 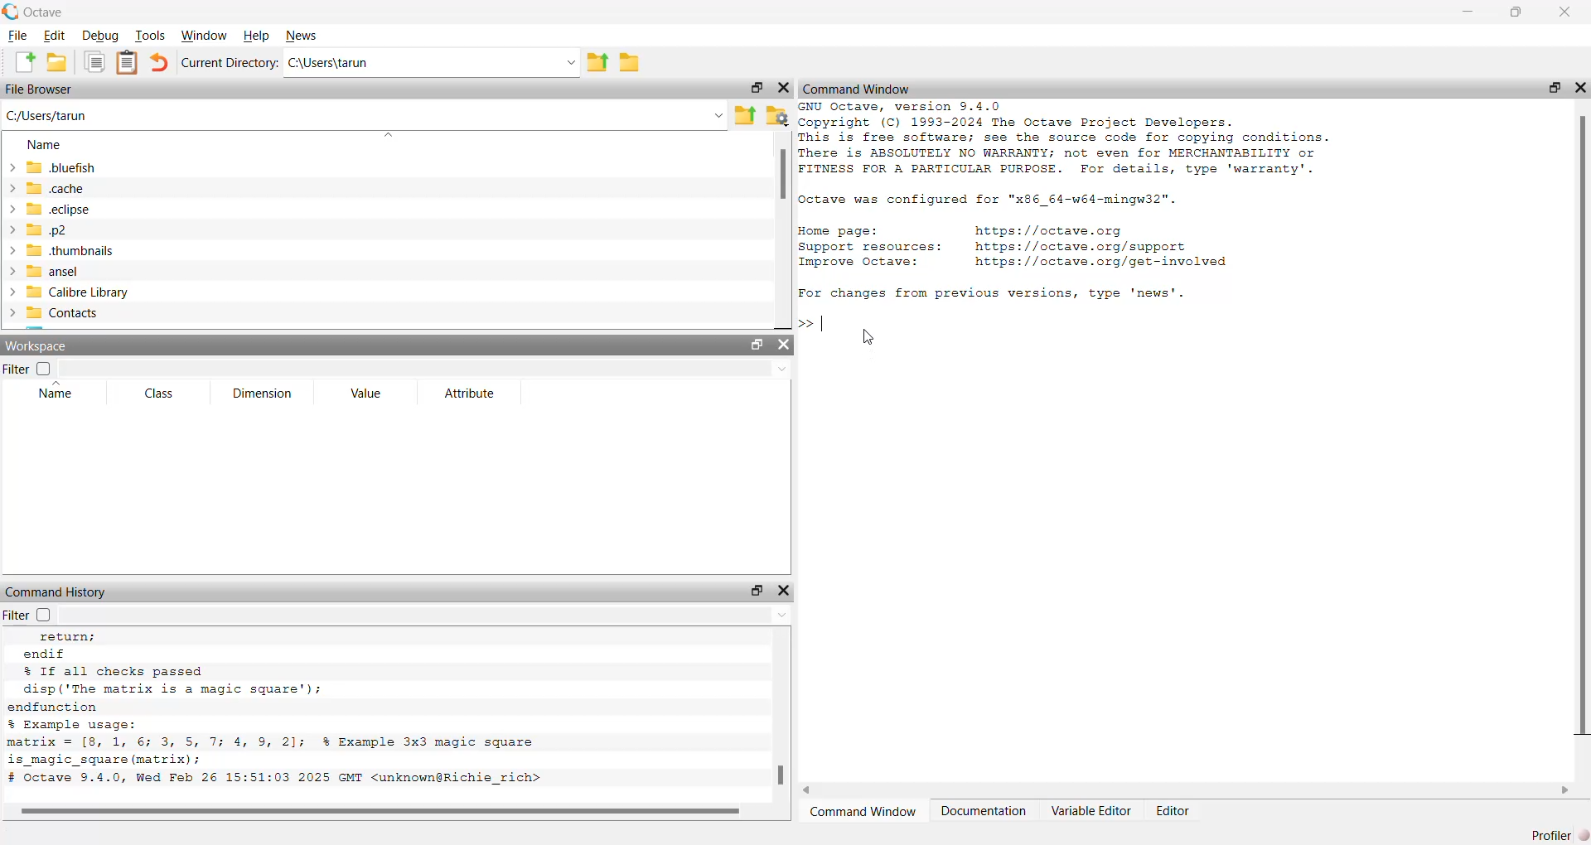 I want to click on dropdown, so click(x=779, y=615).